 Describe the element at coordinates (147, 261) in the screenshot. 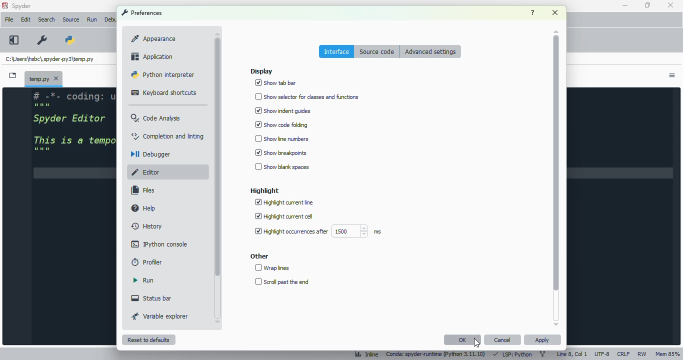

I see `profiler` at that location.